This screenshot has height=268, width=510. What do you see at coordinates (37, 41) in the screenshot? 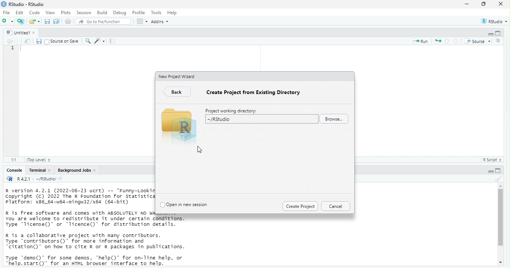
I see `save current document` at bounding box center [37, 41].